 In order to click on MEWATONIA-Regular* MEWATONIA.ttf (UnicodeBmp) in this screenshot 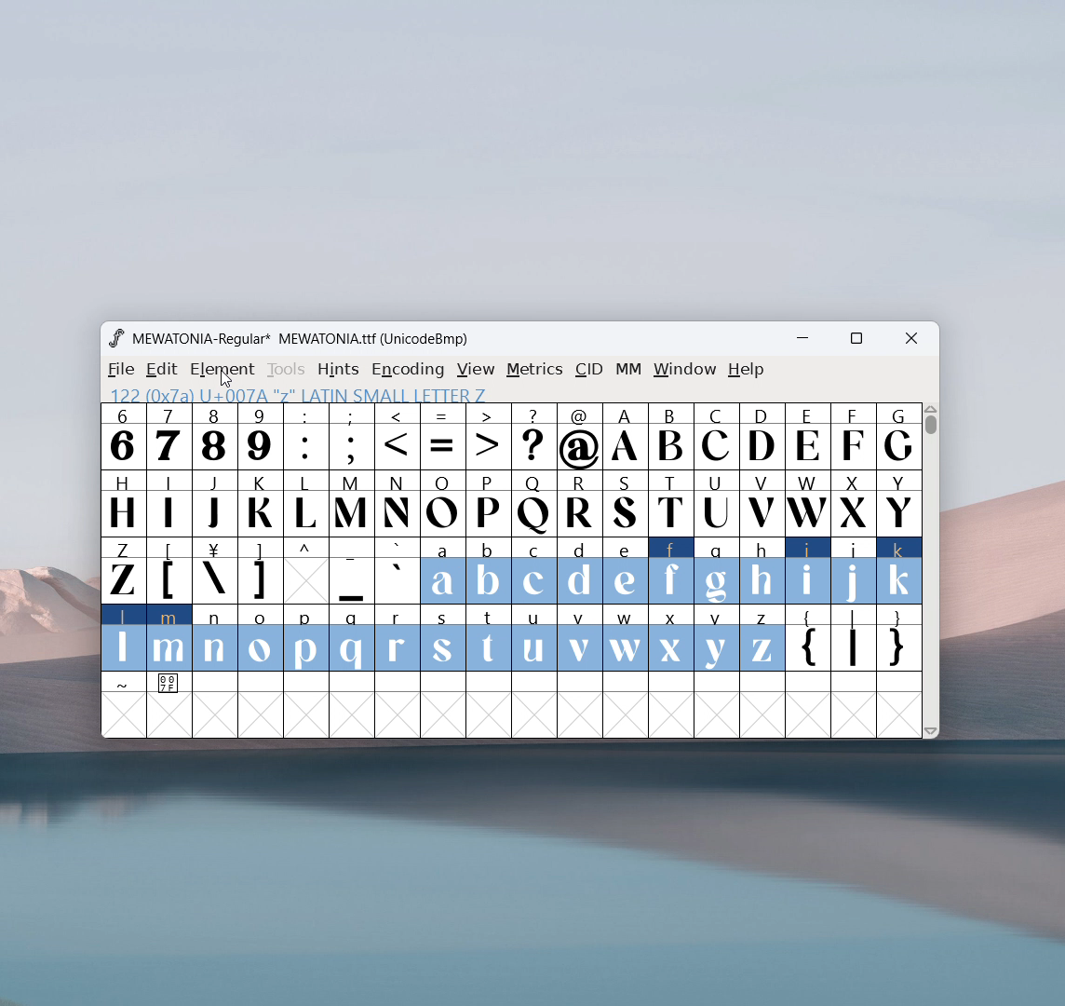, I will do `click(303, 339)`.